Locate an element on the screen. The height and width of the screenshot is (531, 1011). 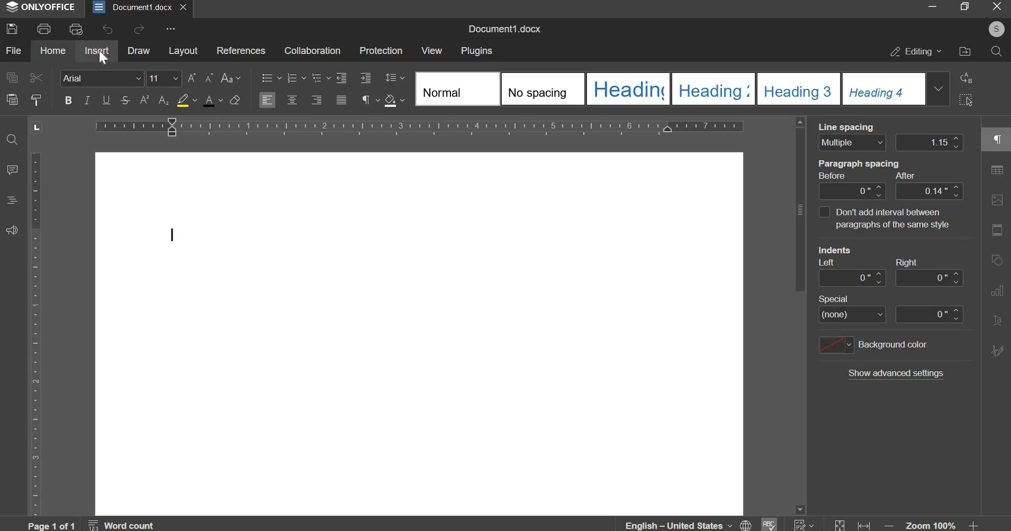
paragraph spacing after is located at coordinates (853, 190).